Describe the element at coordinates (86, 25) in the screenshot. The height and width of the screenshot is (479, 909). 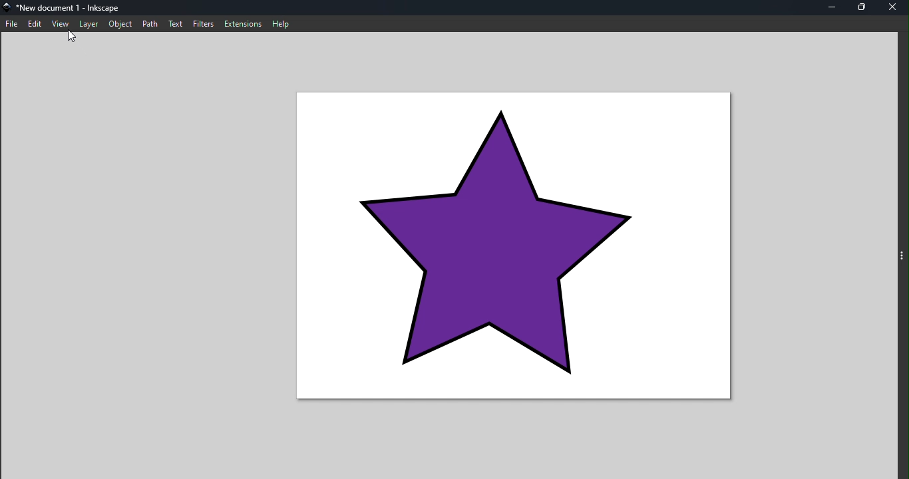
I see `Layer` at that location.